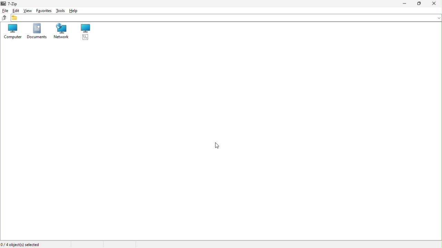 The image size is (442, 248). I want to click on Favourite, so click(45, 10).